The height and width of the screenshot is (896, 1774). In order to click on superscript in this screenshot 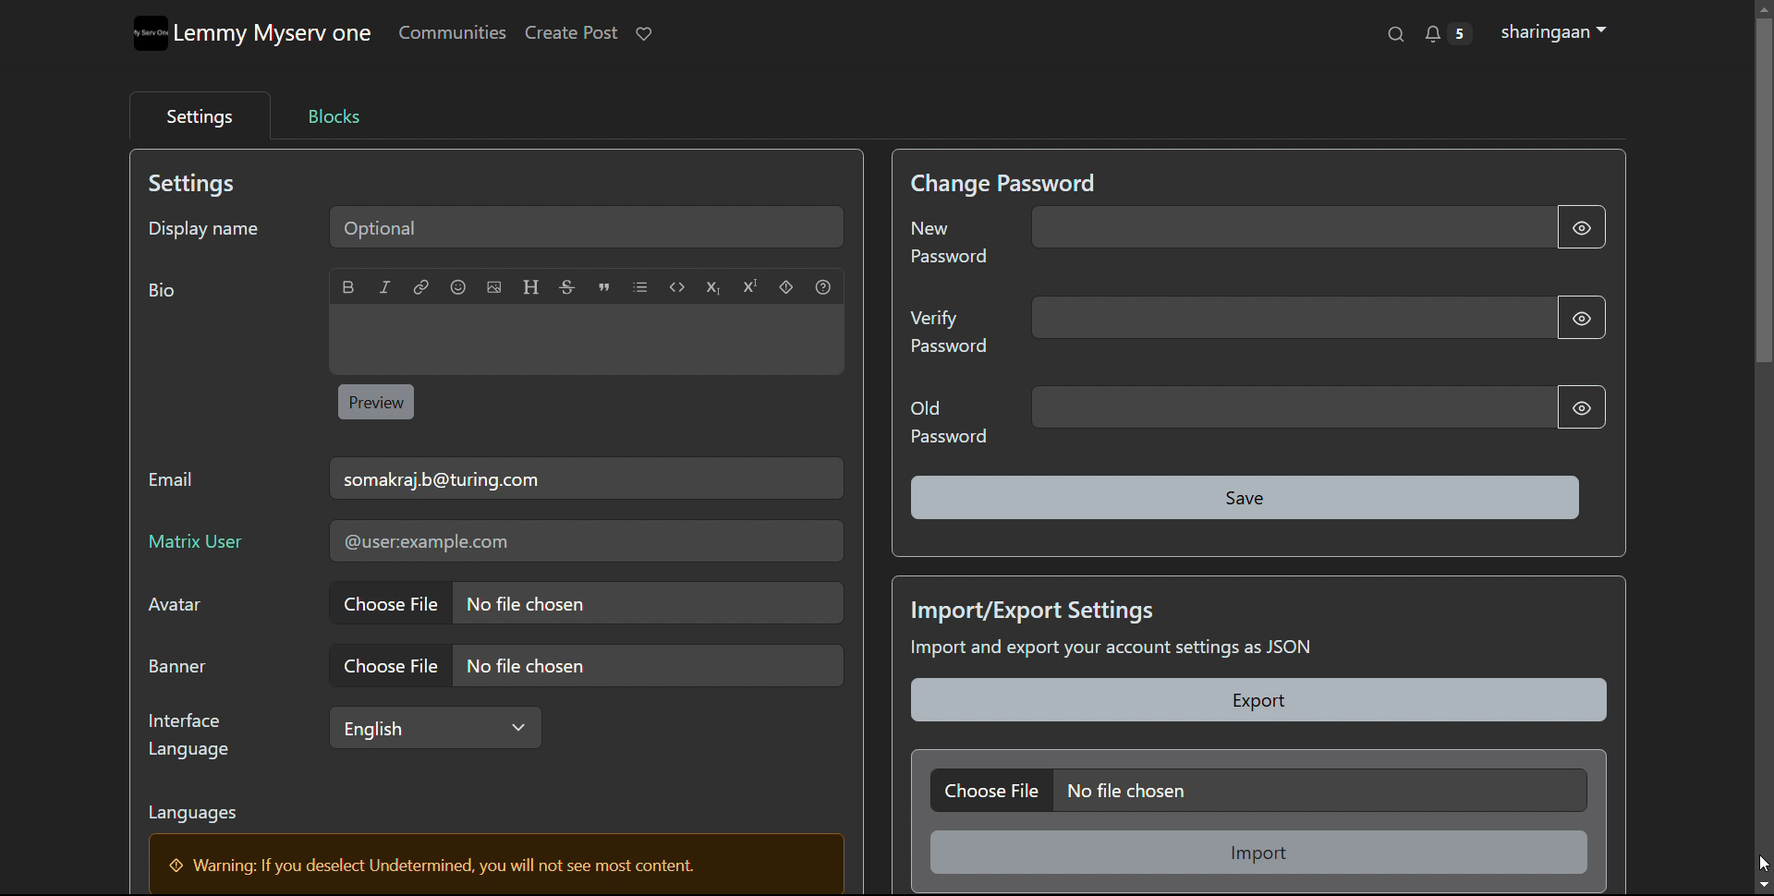, I will do `click(750, 286)`.